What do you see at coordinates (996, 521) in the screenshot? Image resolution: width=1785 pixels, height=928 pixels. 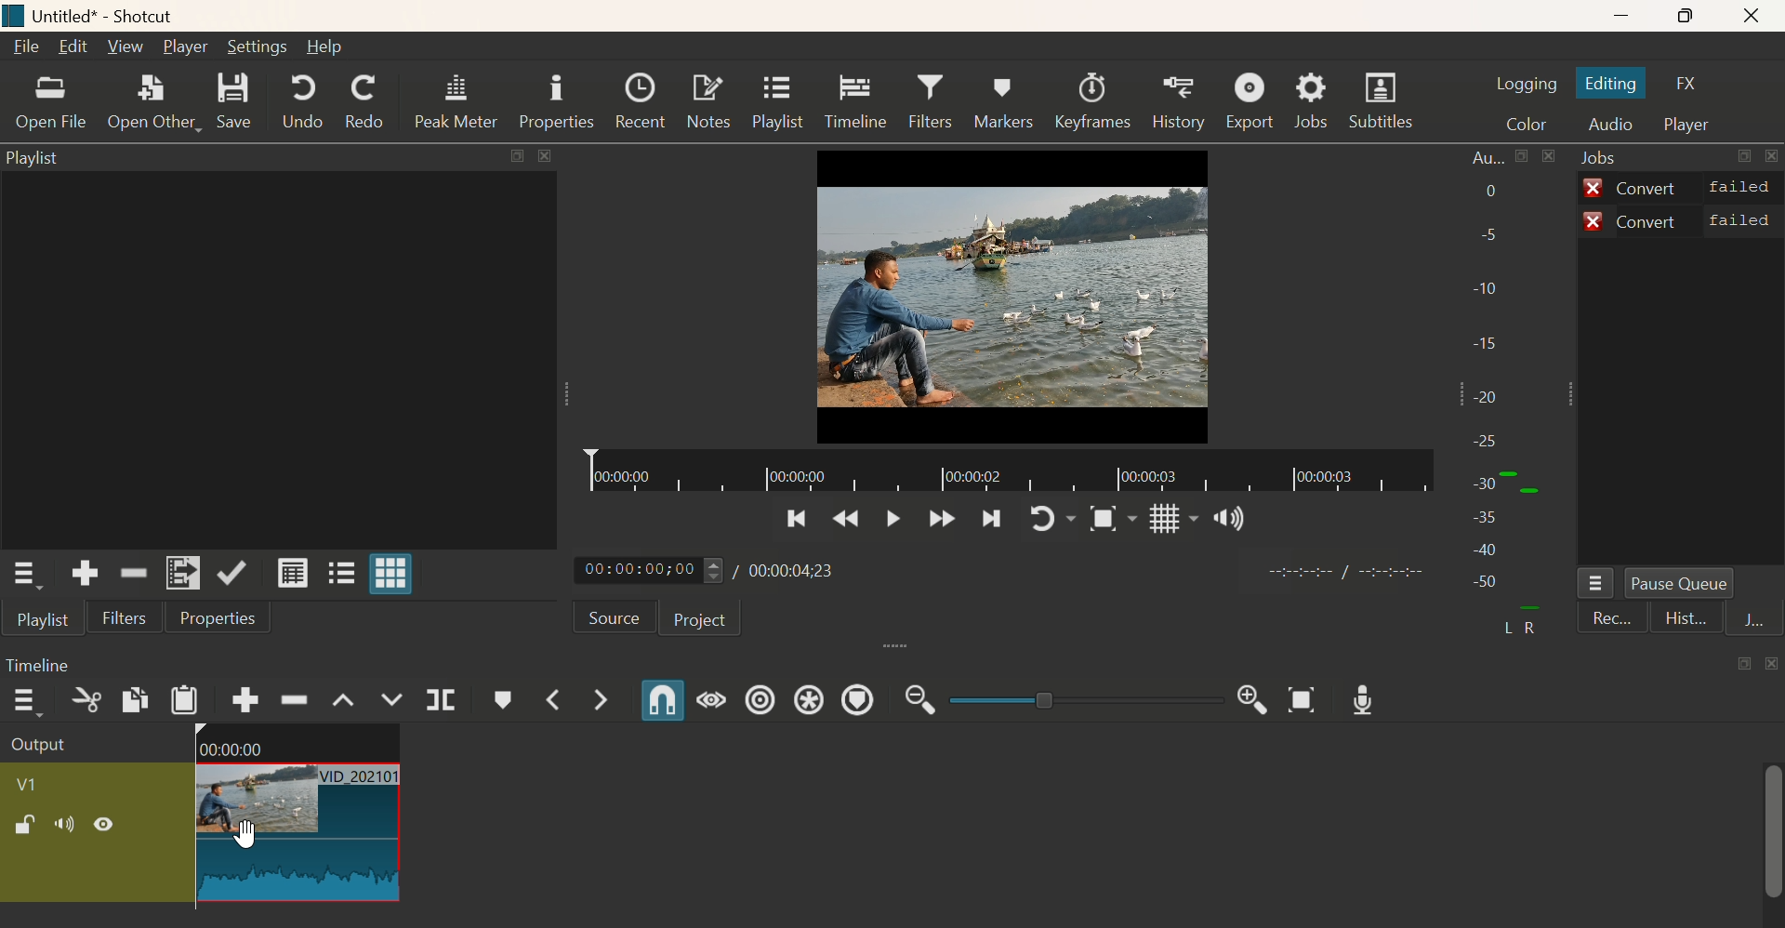 I see `Next` at bounding box center [996, 521].